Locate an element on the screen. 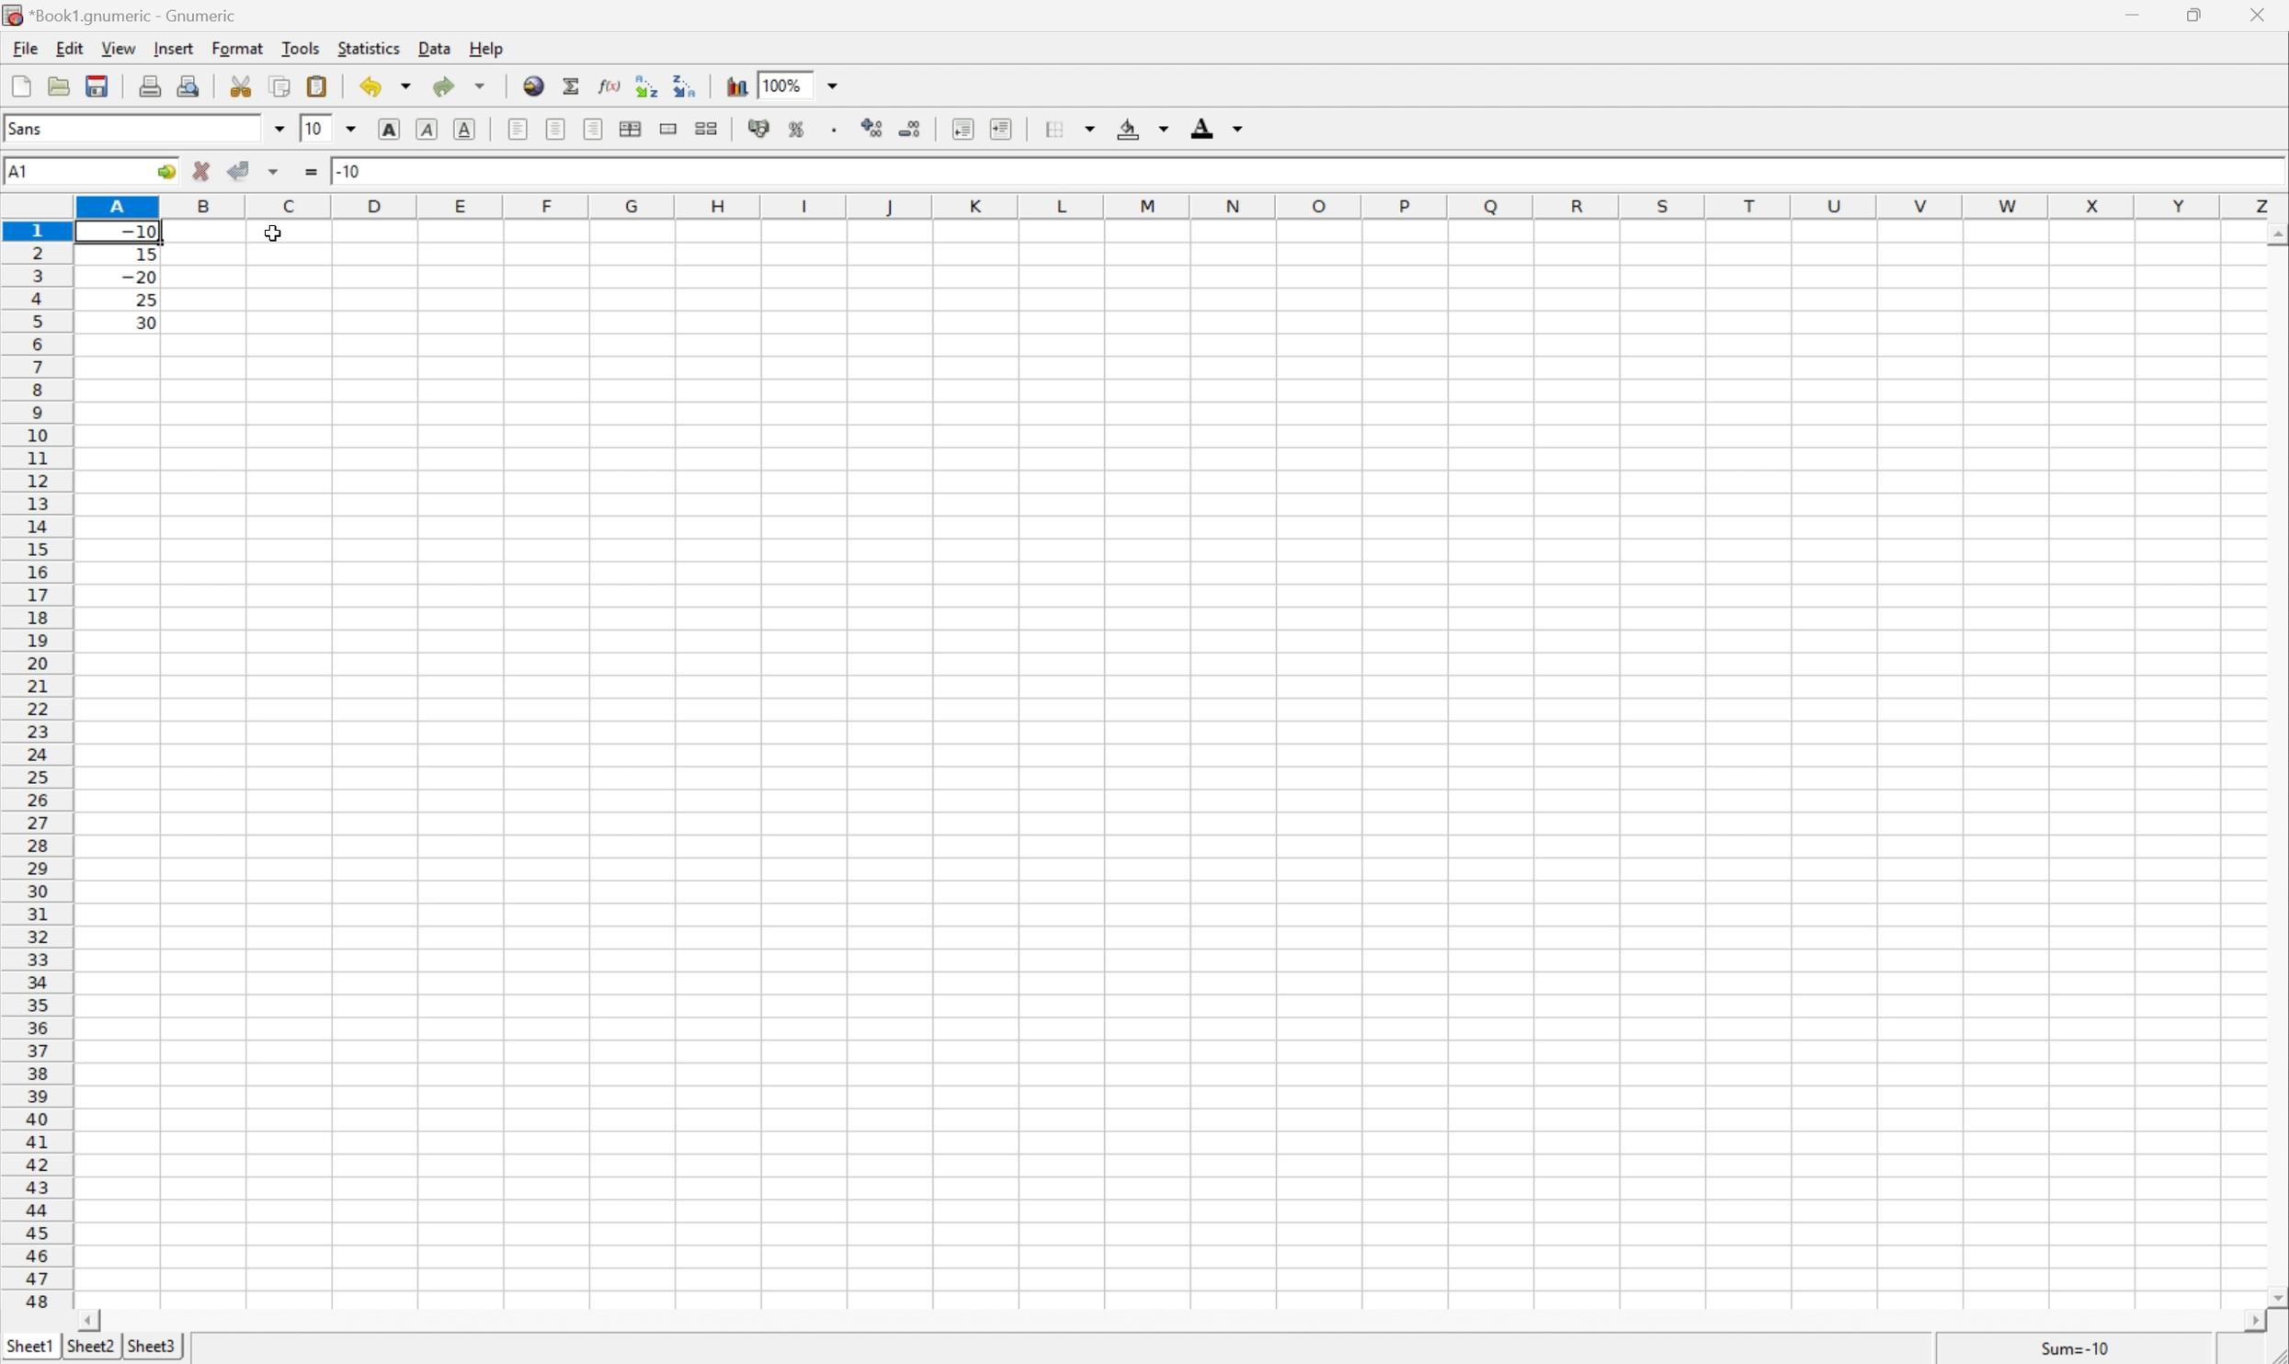 This screenshot has height=1364, width=2289. Scroll right is located at coordinates (2245, 1322).